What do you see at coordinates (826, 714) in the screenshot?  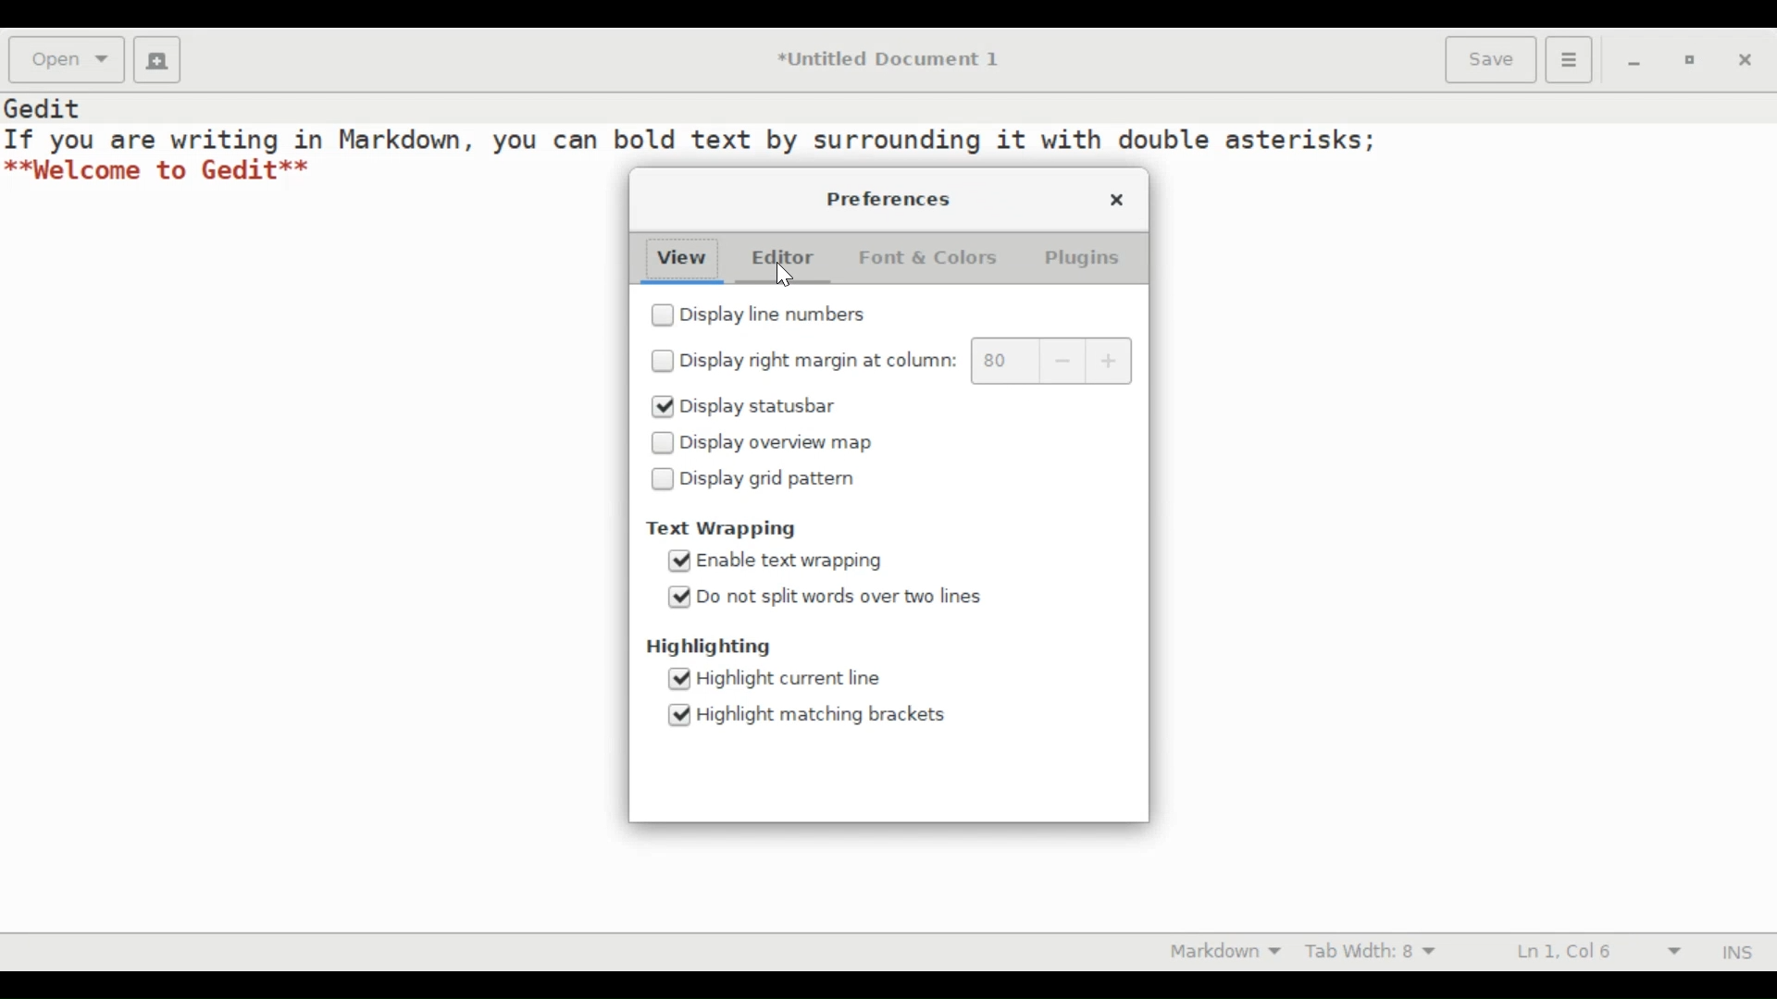 I see `Highlight matching brackets` at bounding box center [826, 714].